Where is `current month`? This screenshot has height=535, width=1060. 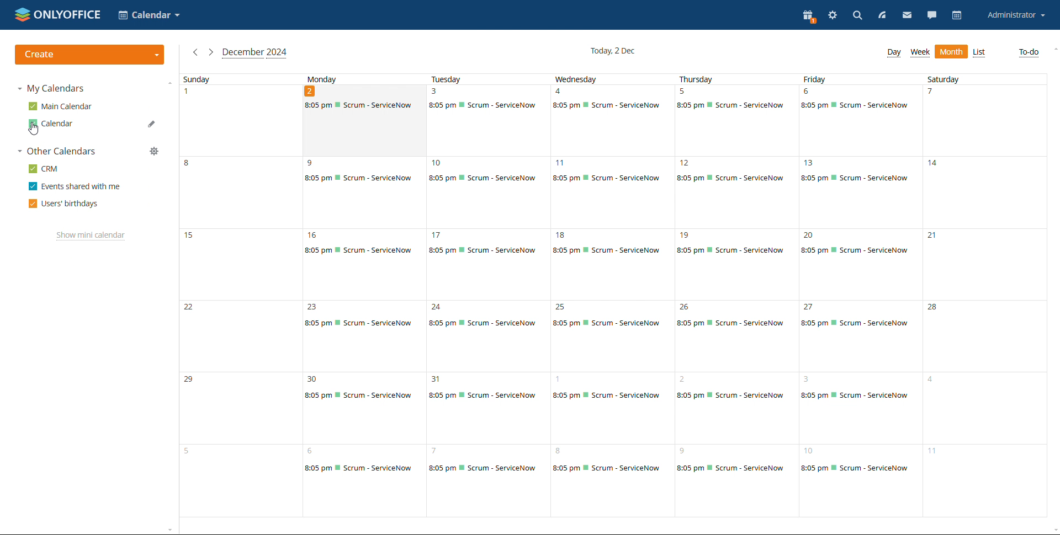
current month is located at coordinates (255, 52).